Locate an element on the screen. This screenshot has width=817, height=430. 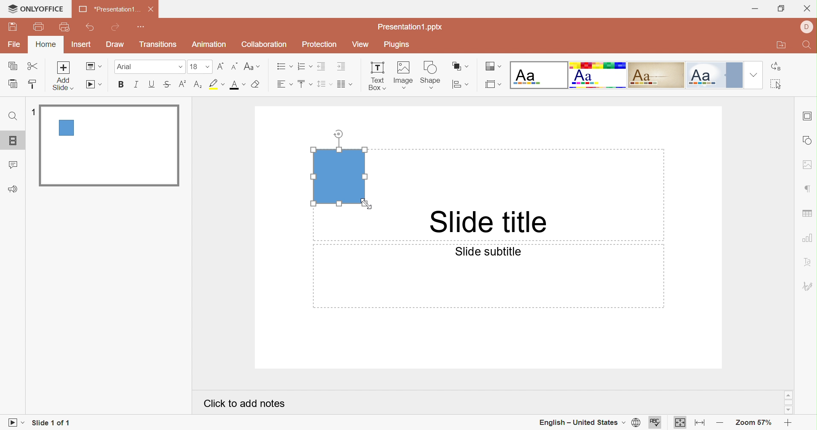
Decrease indent is located at coordinates (322, 66).